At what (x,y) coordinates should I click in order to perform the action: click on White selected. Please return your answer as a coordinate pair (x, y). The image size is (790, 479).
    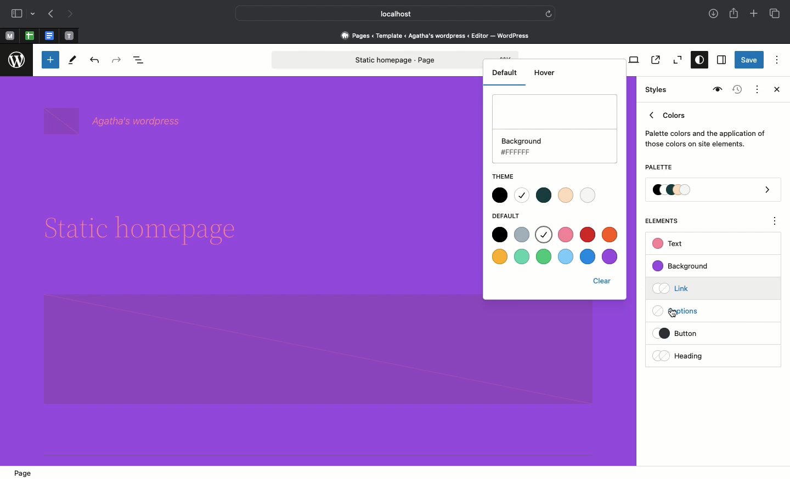
    Looking at the image, I should click on (545, 235).